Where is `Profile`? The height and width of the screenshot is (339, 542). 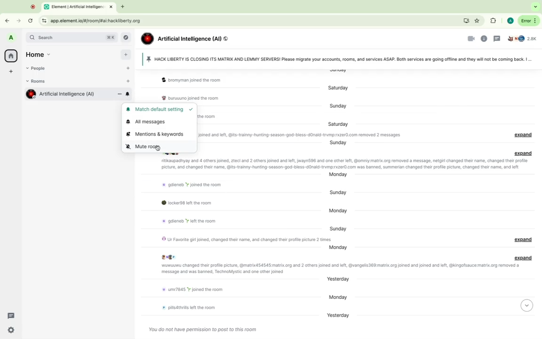
Profile is located at coordinates (12, 39).